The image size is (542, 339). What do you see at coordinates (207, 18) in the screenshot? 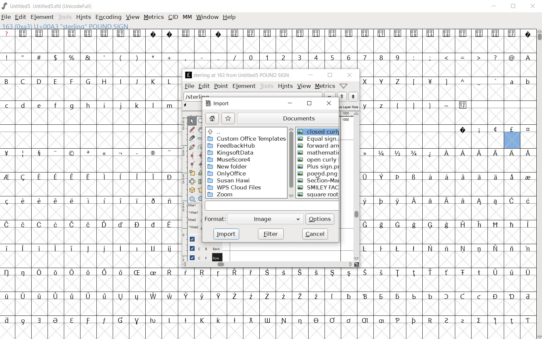
I see `WINDOW` at bounding box center [207, 18].